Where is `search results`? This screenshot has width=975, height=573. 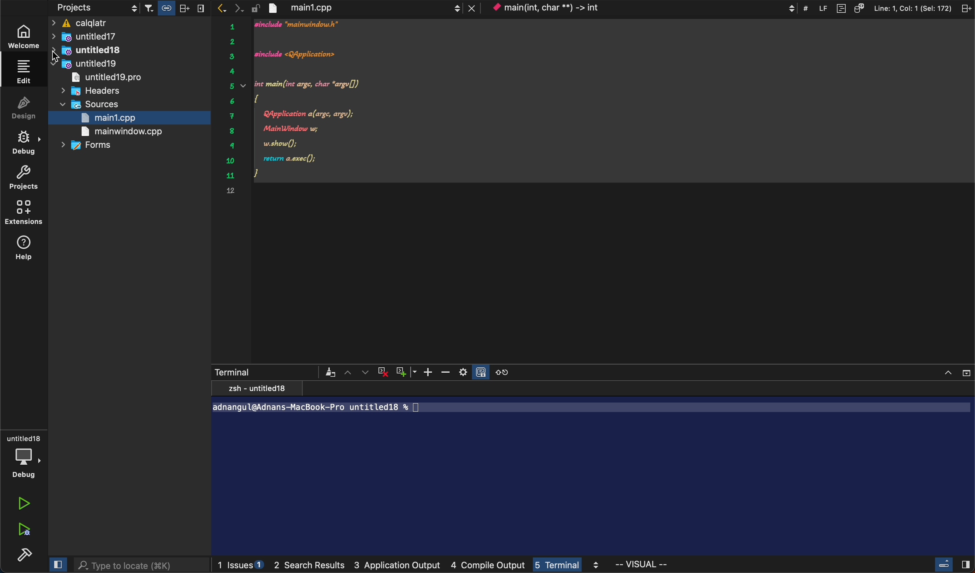
search results is located at coordinates (308, 565).